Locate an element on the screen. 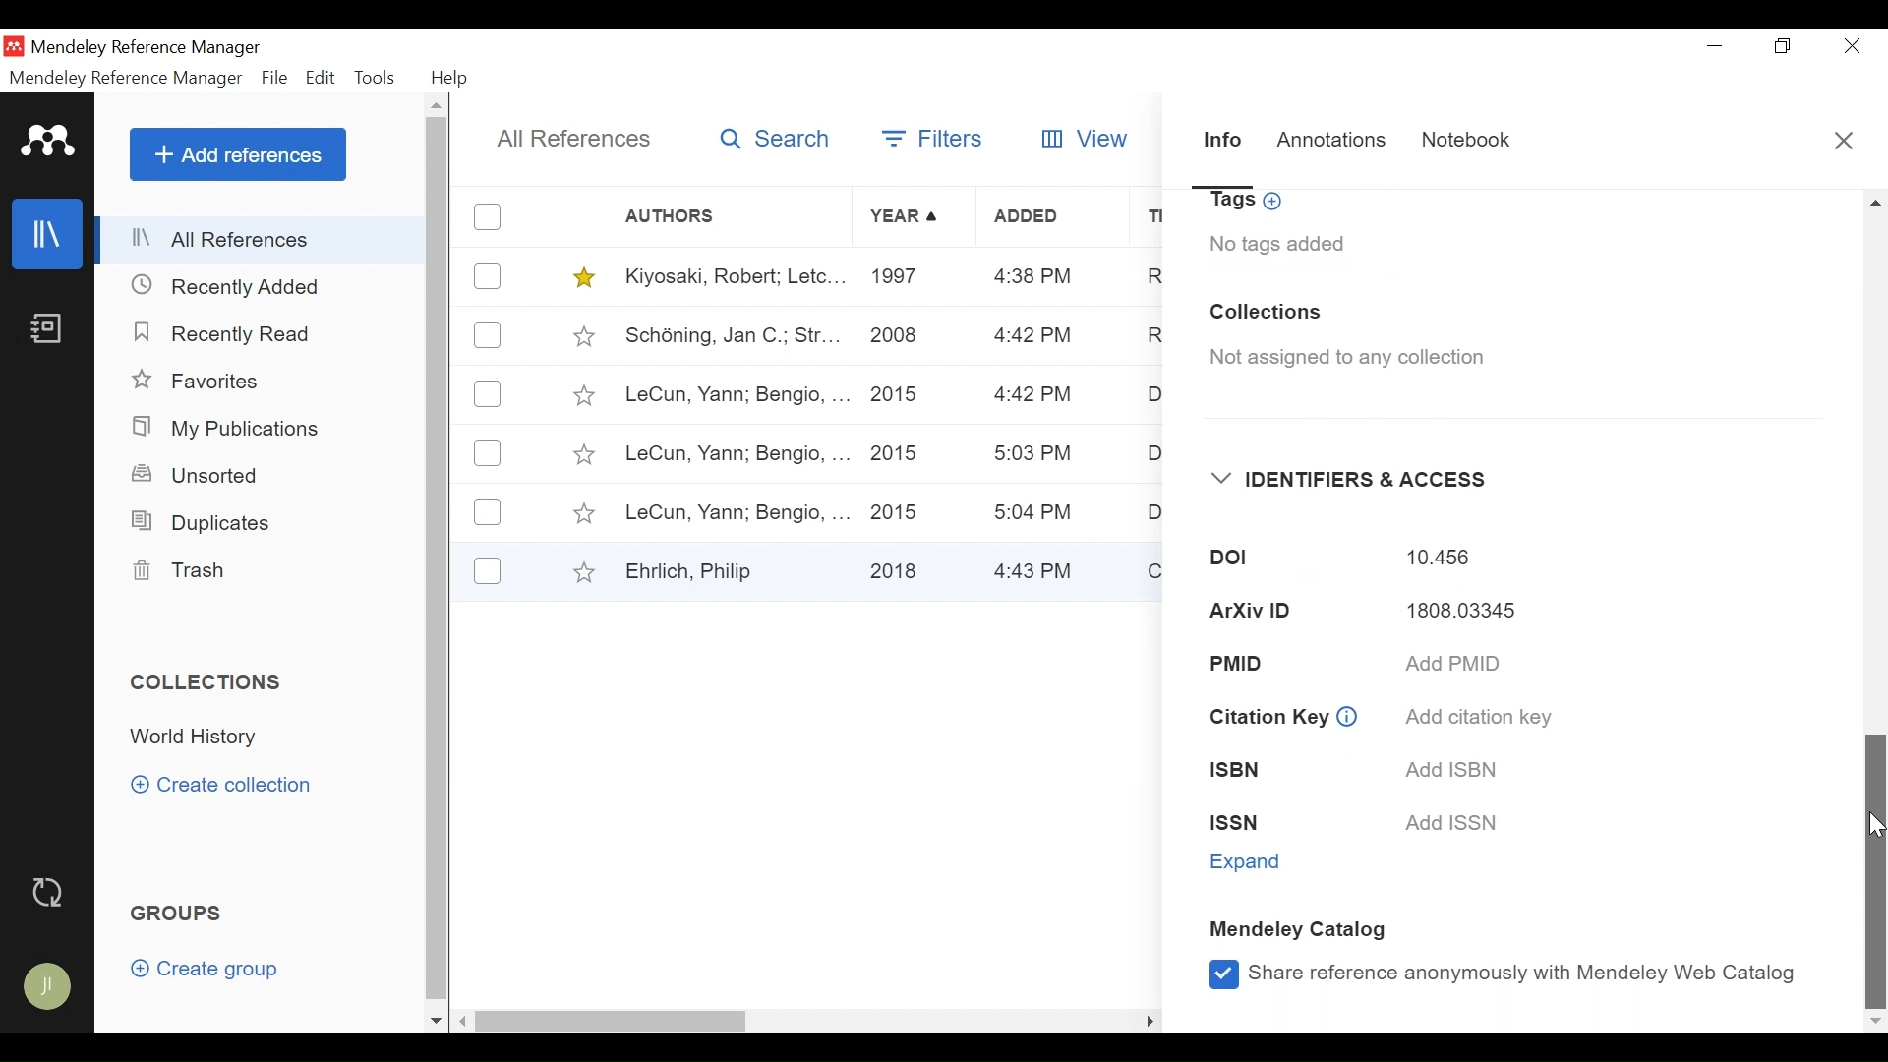 The width and height of the screenshot is (1888, 1062). Not assigned to any collection is located at coordinates (1339, 359).